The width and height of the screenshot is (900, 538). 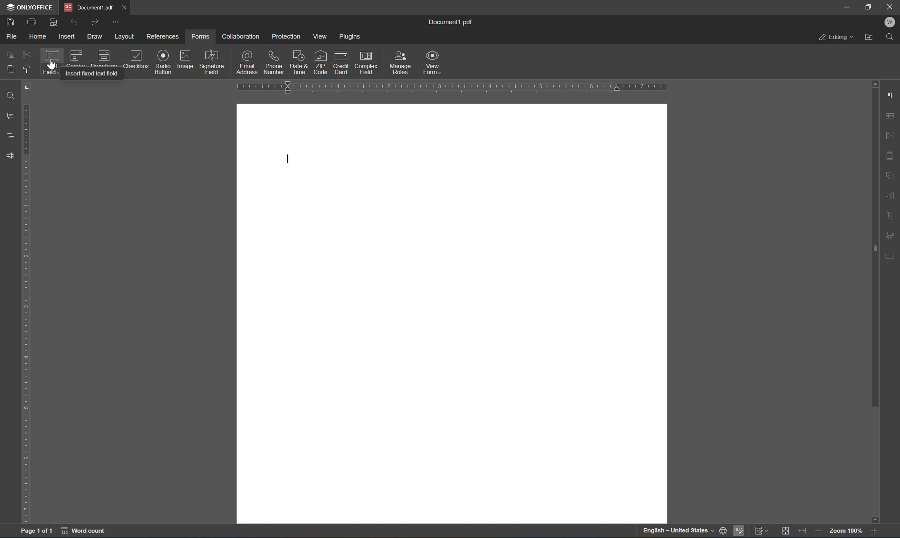 I want to click on copy style, so click(x=26, y=69).